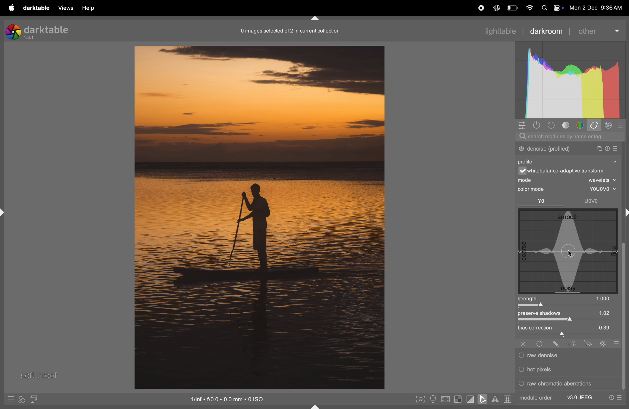 The image size is (629, 409). Describe the element at coordinates (603, 299) in the screenshot. I see `1000` at that location.